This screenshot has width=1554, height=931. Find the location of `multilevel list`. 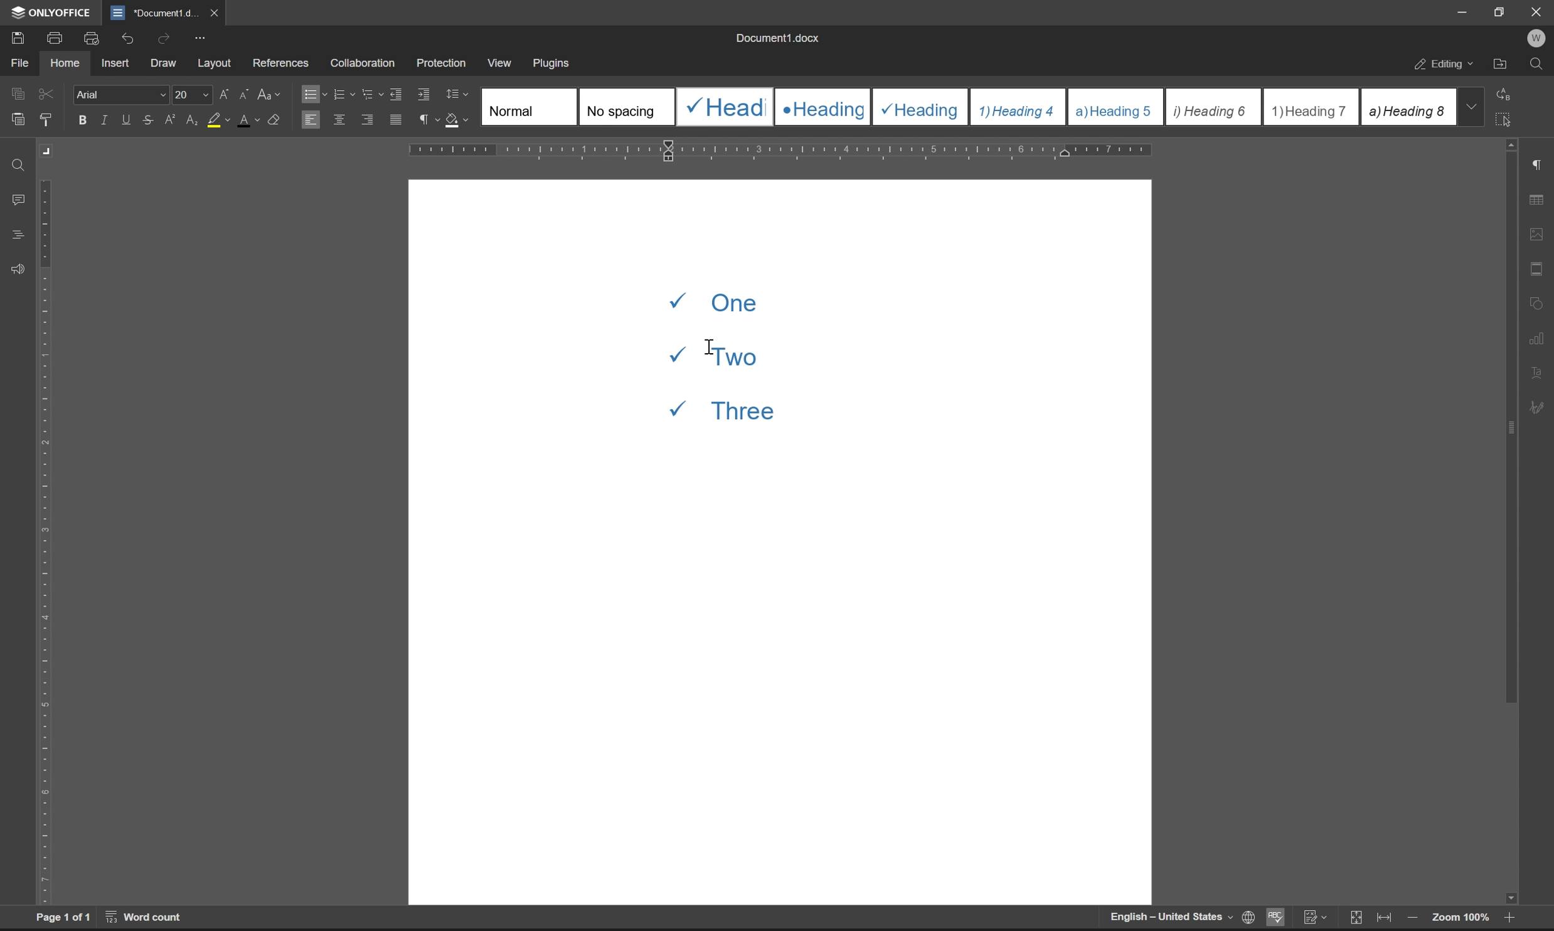

multilevel list is located at coordinates (373, 93).